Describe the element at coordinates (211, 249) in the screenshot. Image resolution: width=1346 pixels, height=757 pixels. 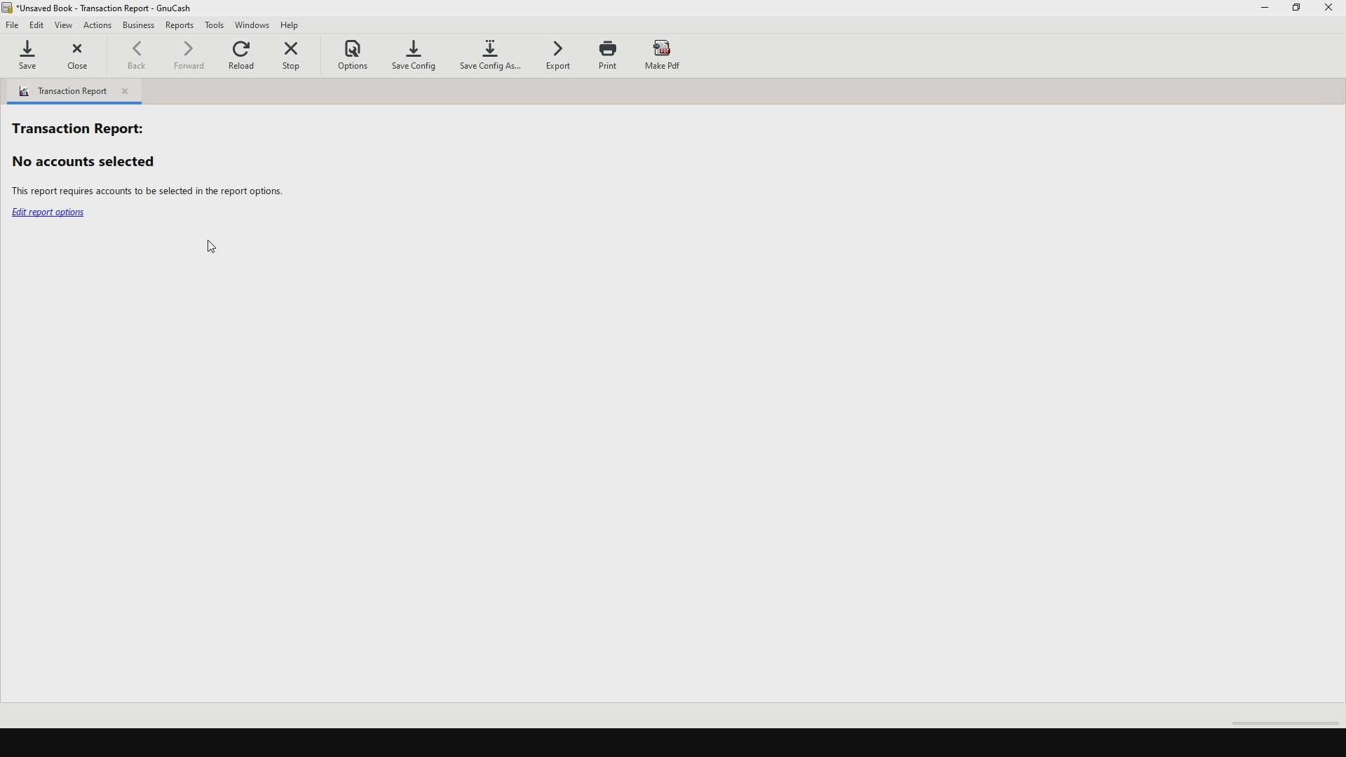
I see `cursor` at that location.